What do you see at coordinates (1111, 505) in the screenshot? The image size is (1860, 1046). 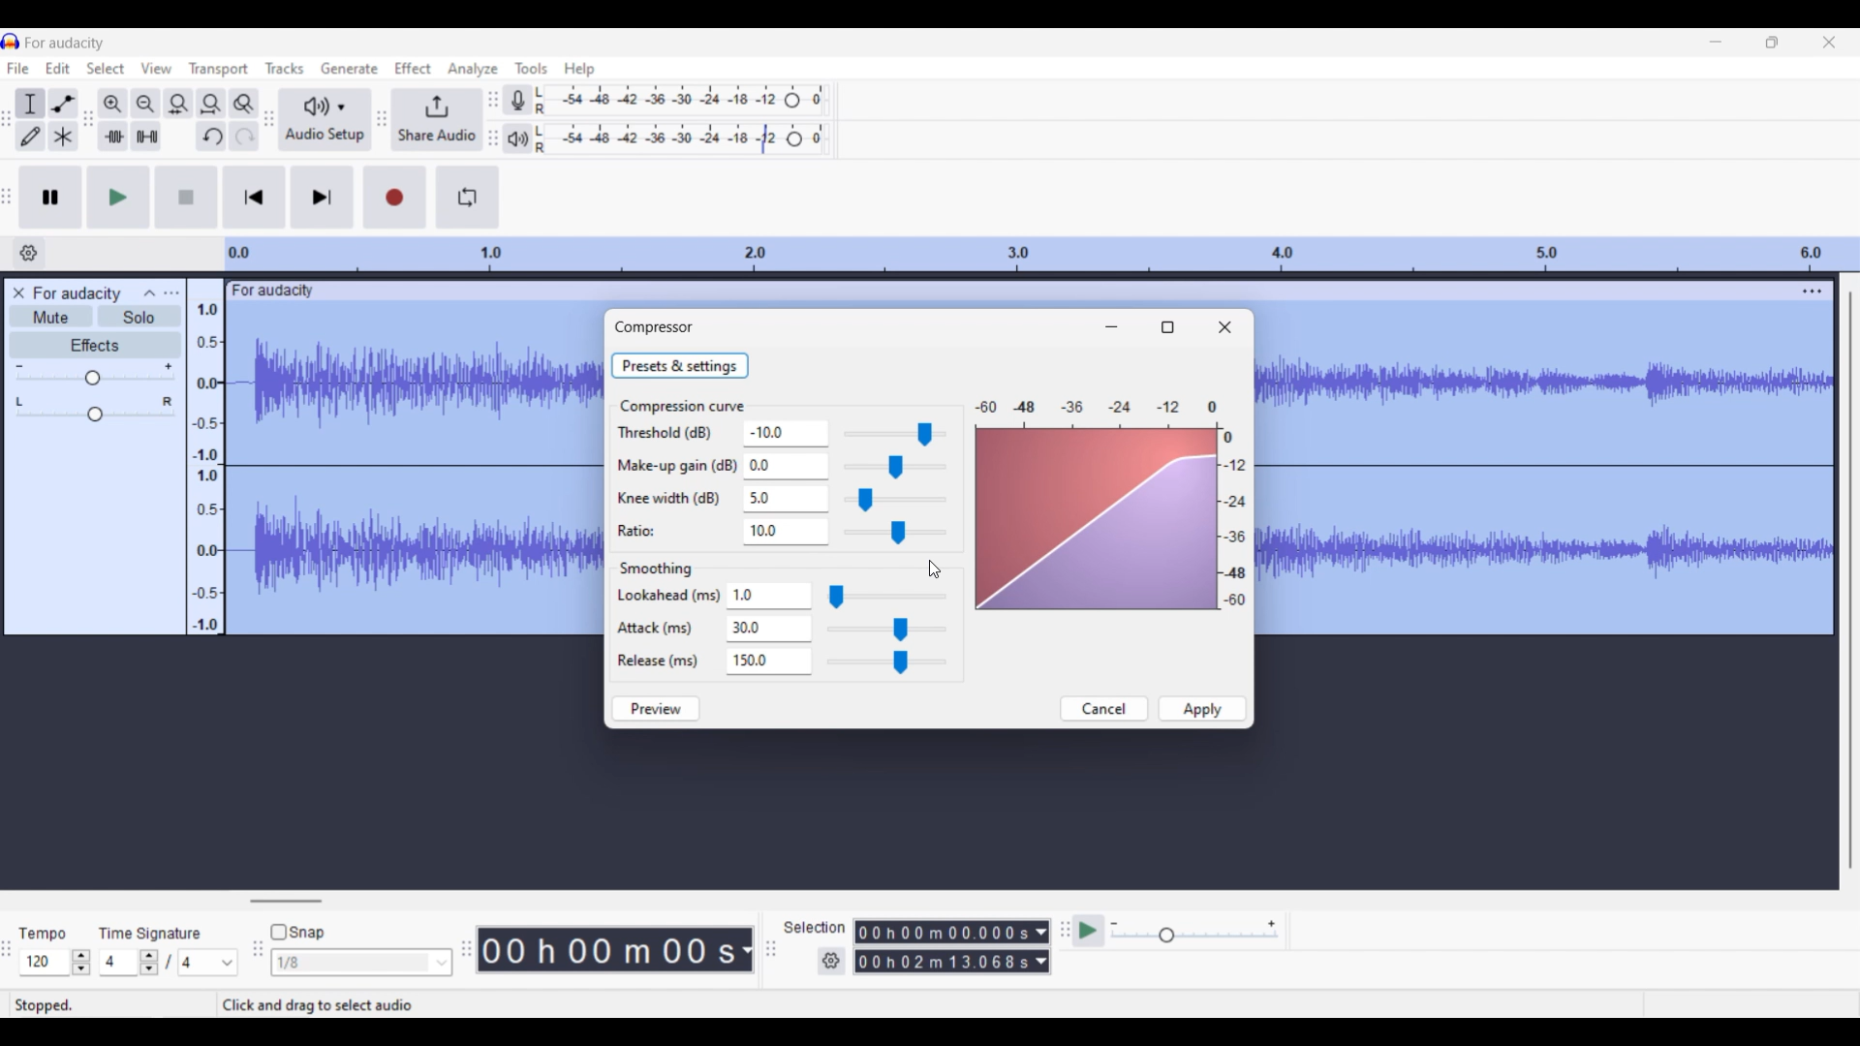 I see `Current output ` at bounding box center [1111, 505].